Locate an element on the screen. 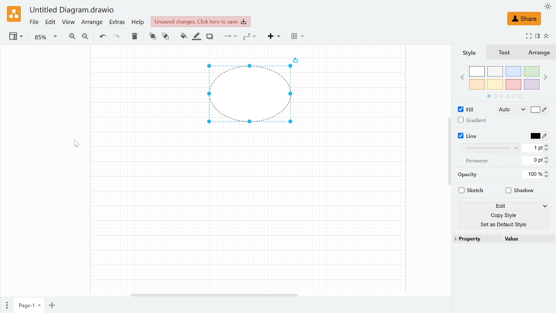 The image size is (556, 313). insert is located at coordinates (272, 37).